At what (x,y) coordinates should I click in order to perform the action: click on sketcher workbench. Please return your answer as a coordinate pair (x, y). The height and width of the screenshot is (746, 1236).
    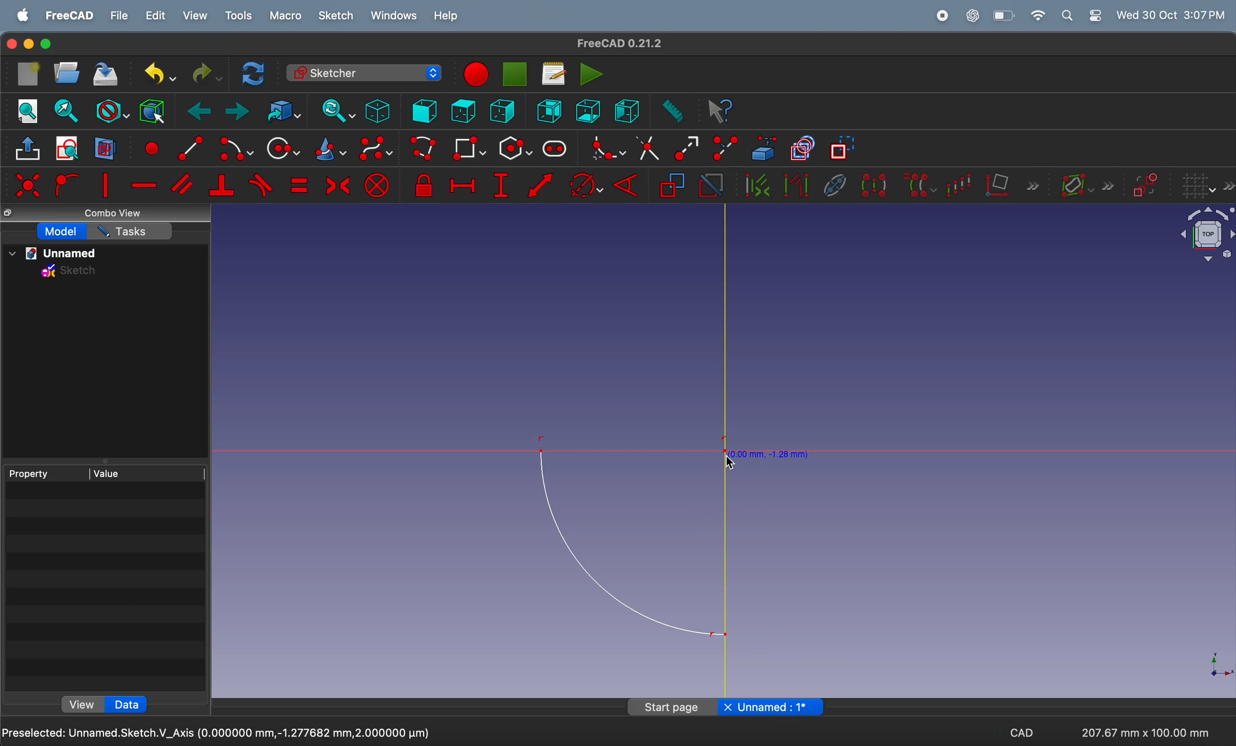
    Looking at the image, I should click on (363, 73).